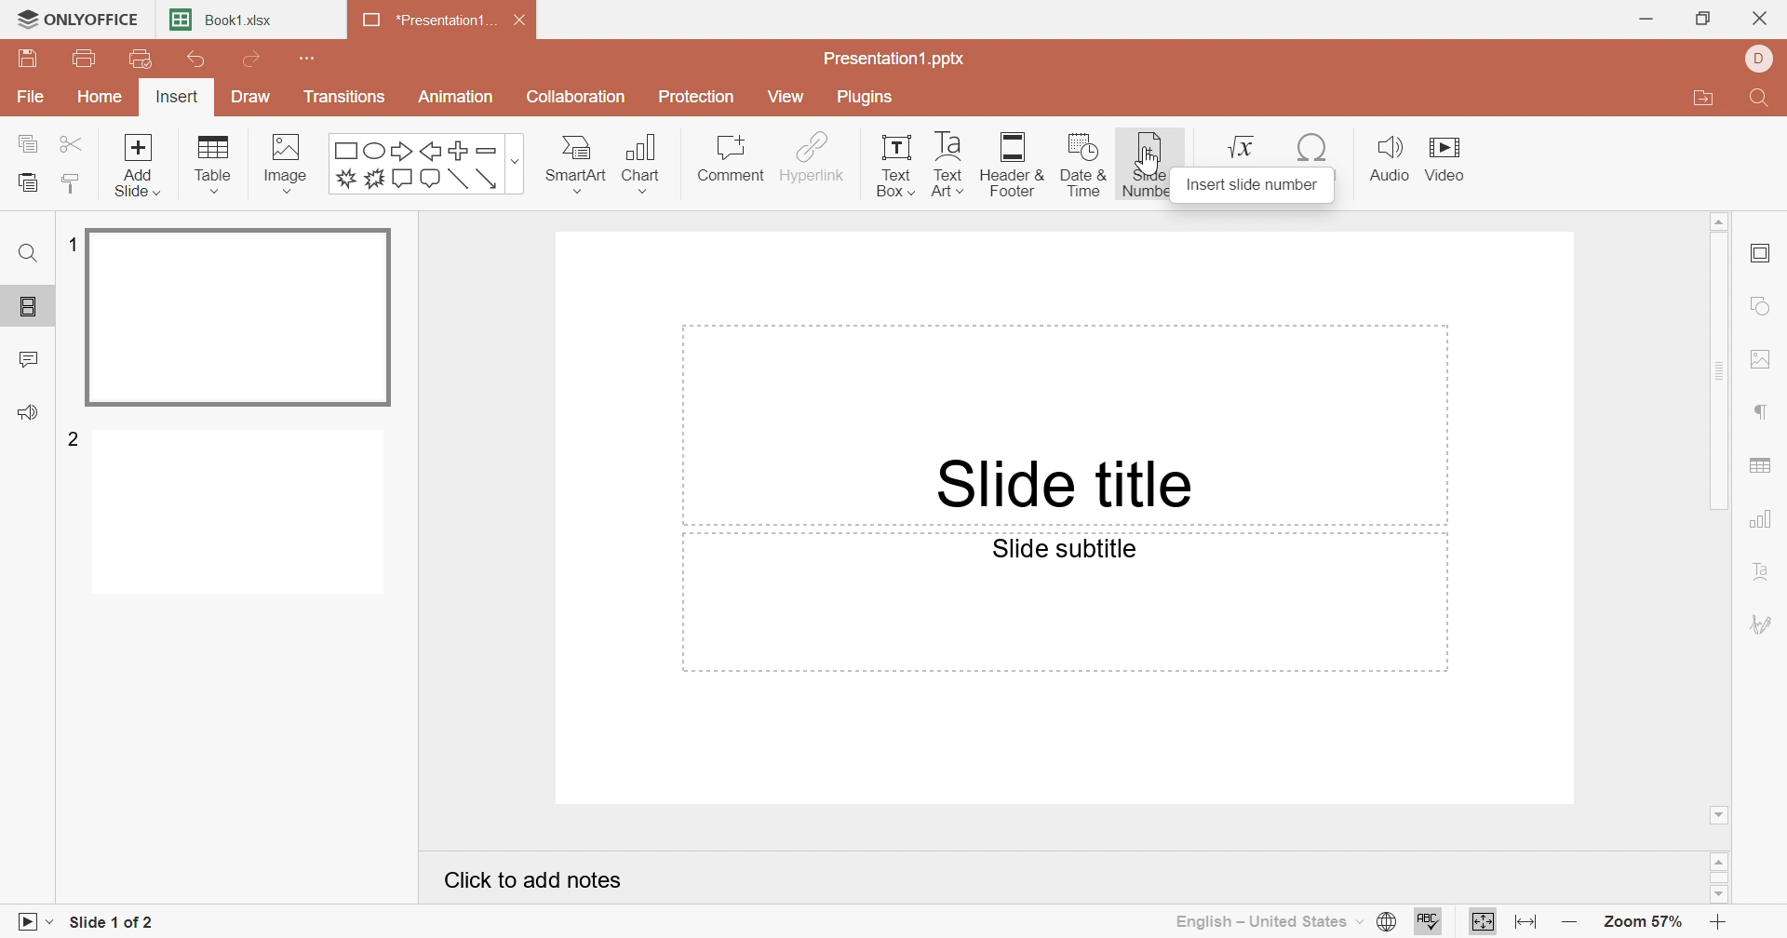 This screenshot has width=1787, height=938. What do you see at coordinates (255, 61) in the screenshot?
I see `Redo` at bounding box center [255, 61].